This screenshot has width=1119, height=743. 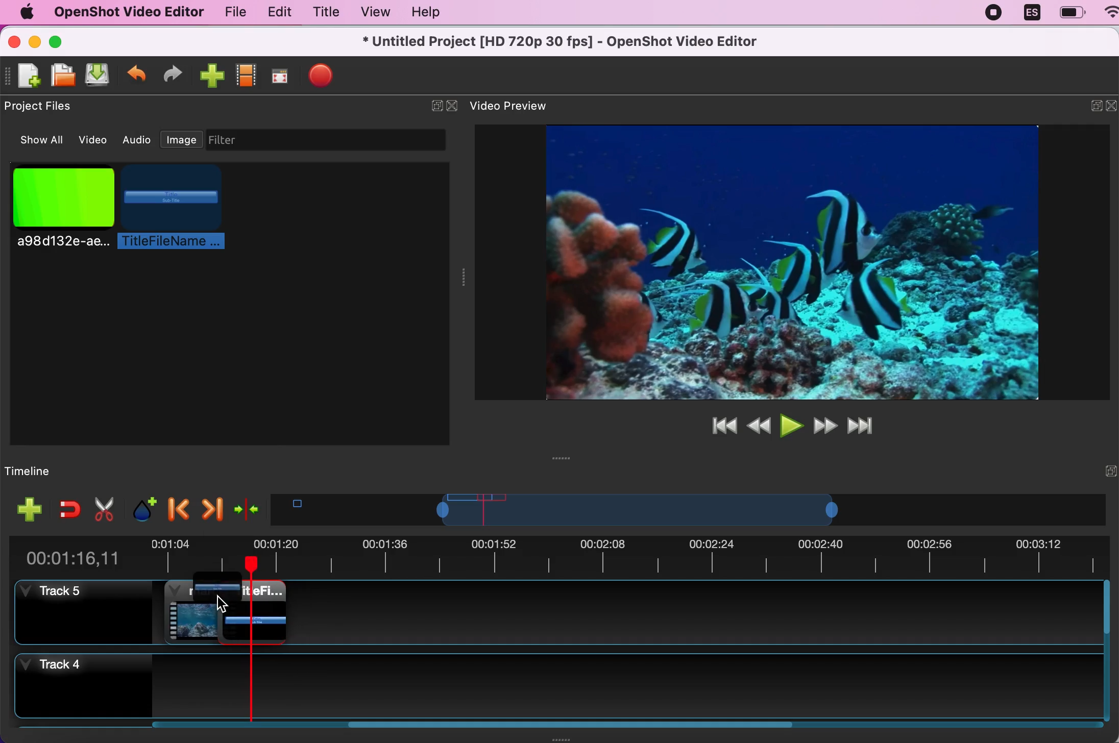 What do you see at coordinates (1112, 108) in the screenshot?
I see `close` at bounding box center [1112, 108].